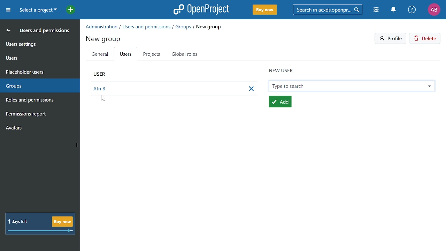 This screenshot has width=446, height=251. What do you see at coordinates (40, 224) in the screenshot?
I see `! day left Buy now` at bounding box center [40, 224].